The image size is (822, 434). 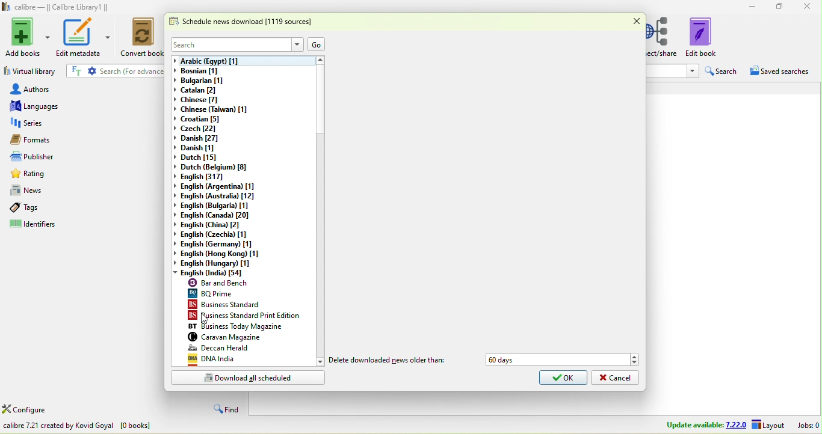 What do you see at coordinates (84, 106) in the screenshot?
I see `languages` at bounding box center [84, 106].